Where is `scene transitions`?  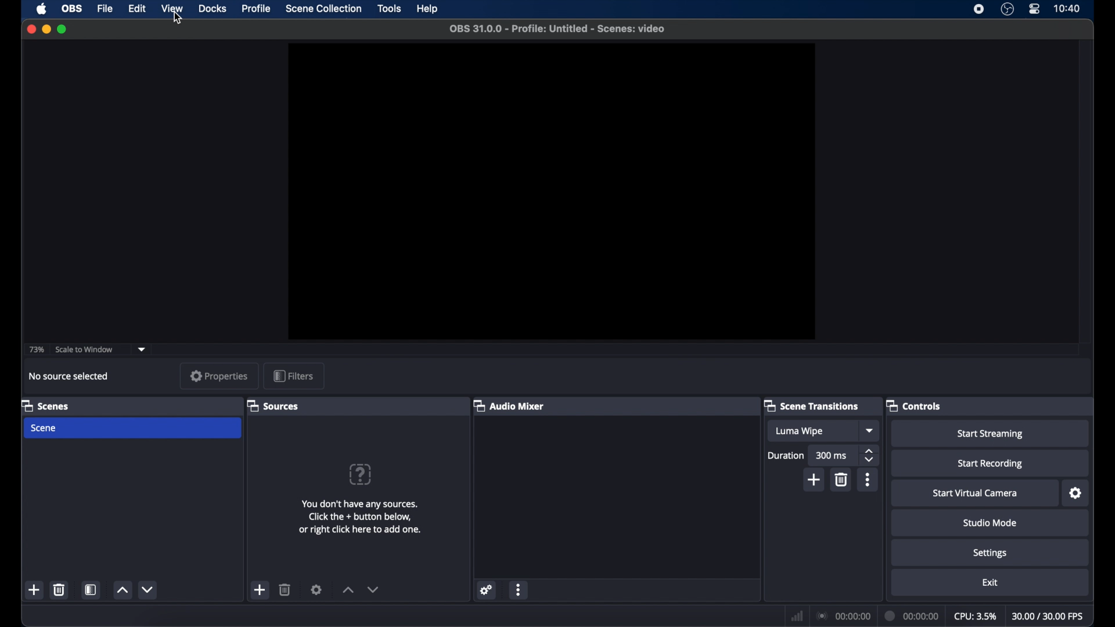 scene transitions is located at coordinates (812, 405).